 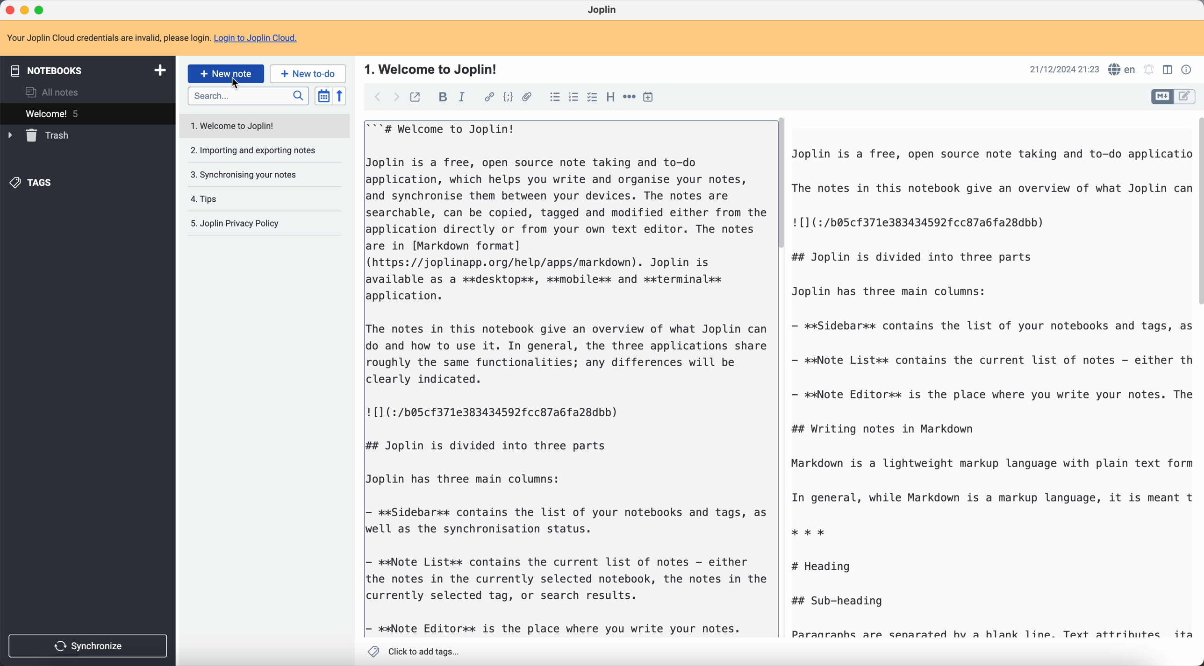 What do you see at coordinates (53, 91) in the screenshot?
I see `all notes` at bounding box center [53, 91].